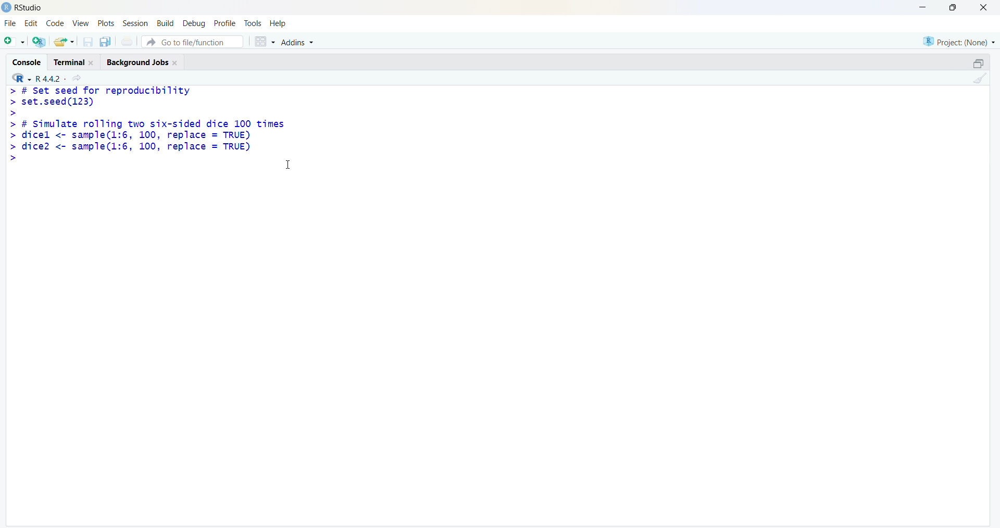  I want to click on cosole, so click(27, 62).